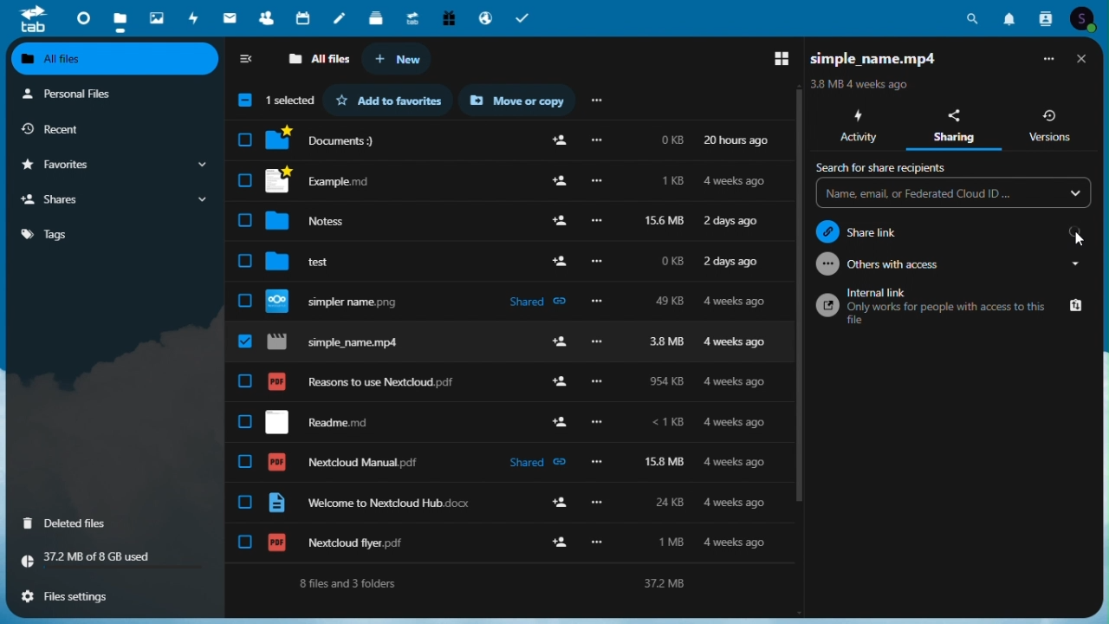 The image size is (1109, 624). I want to click on Calendar, so click(304, 18).